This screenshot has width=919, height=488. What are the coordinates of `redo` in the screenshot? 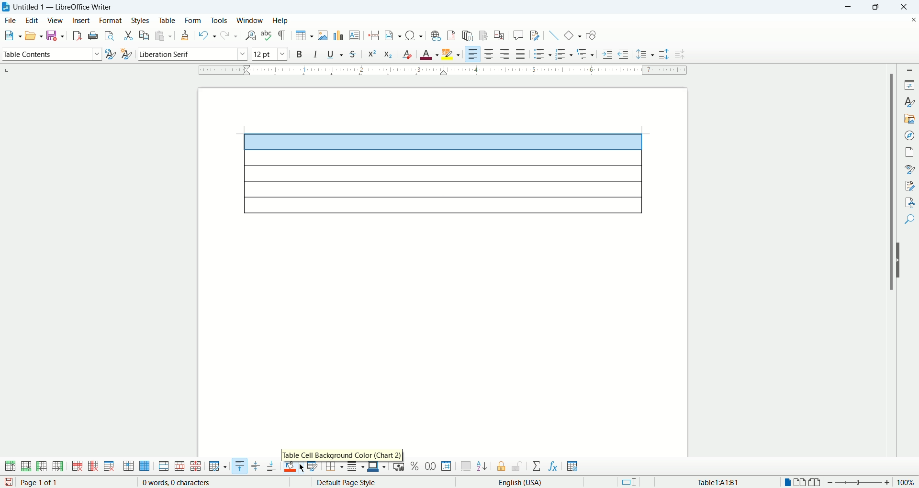 It's located at (230, 34).